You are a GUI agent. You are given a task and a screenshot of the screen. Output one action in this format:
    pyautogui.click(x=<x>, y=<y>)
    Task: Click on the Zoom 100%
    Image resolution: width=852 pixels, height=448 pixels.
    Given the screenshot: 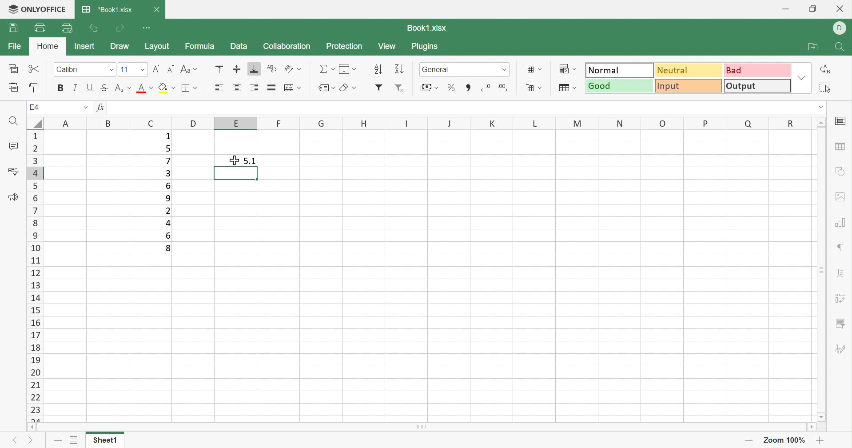 What is the action you would take?
    pyautogui.click(x=786, y=440)
    